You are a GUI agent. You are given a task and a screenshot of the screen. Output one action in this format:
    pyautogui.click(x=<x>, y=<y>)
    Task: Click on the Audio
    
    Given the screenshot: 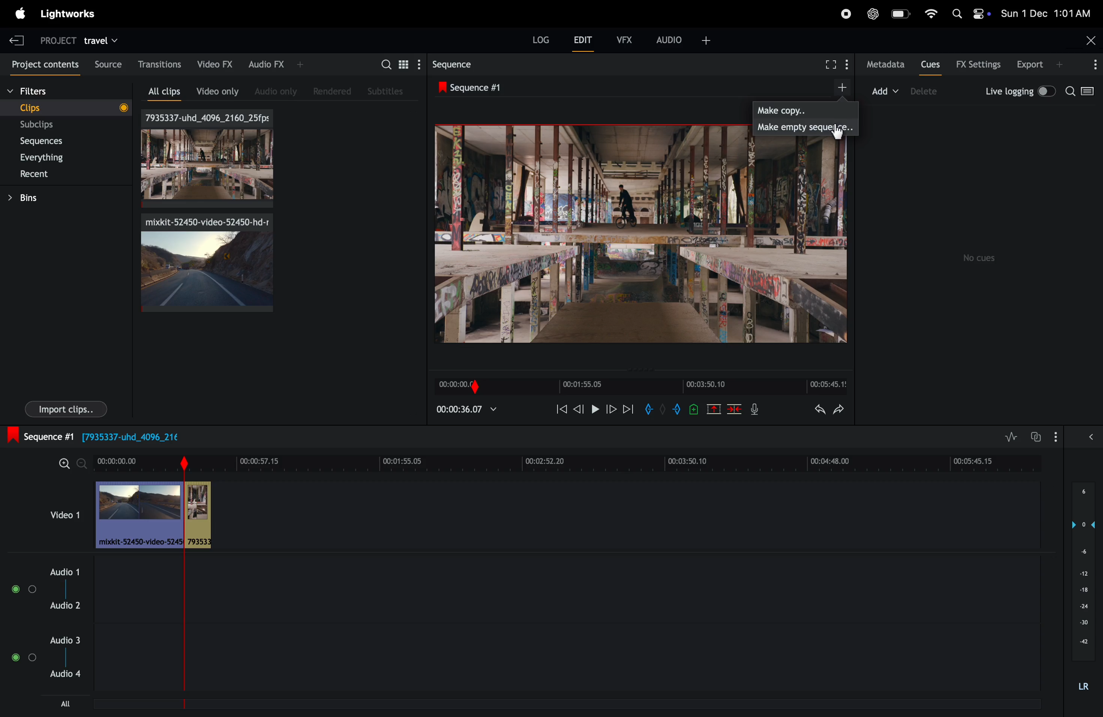 What is the action you would take?
    pyautogui.click(x=23, y=655)
    